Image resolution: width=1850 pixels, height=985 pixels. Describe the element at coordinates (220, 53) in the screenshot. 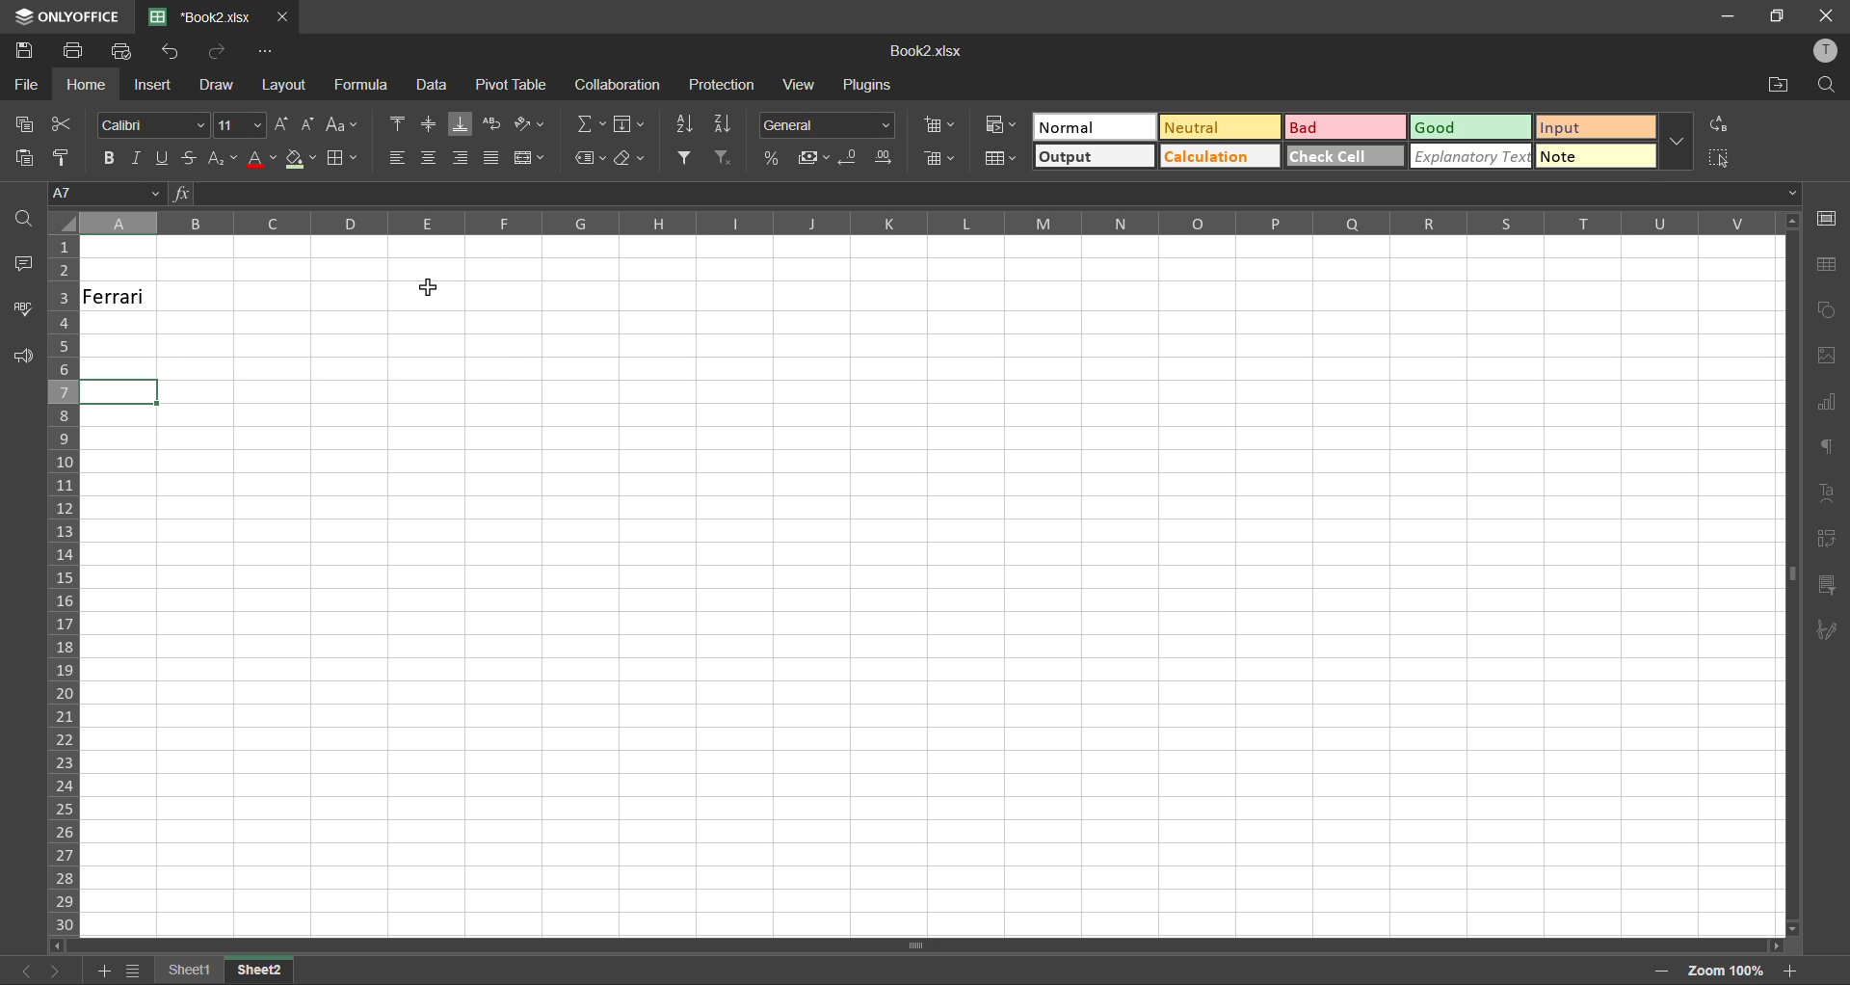

I see `redo` at that location.